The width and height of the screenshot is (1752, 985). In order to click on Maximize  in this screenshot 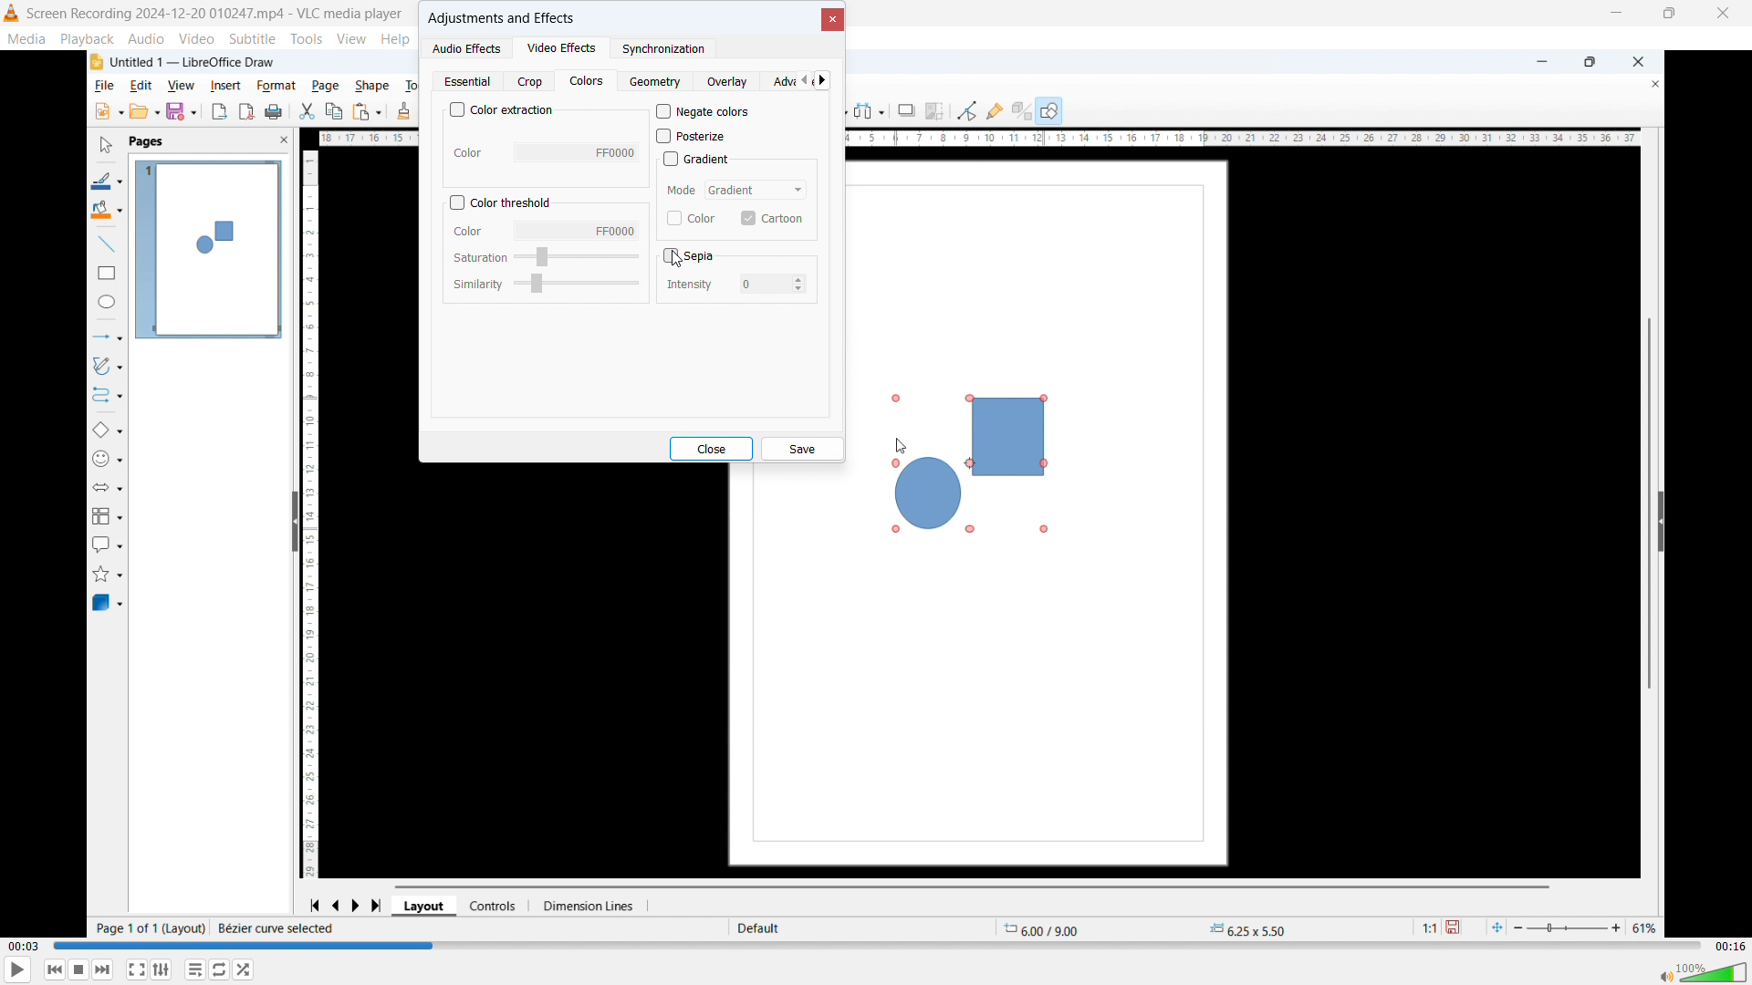, I will do `click(1669, 14)`.